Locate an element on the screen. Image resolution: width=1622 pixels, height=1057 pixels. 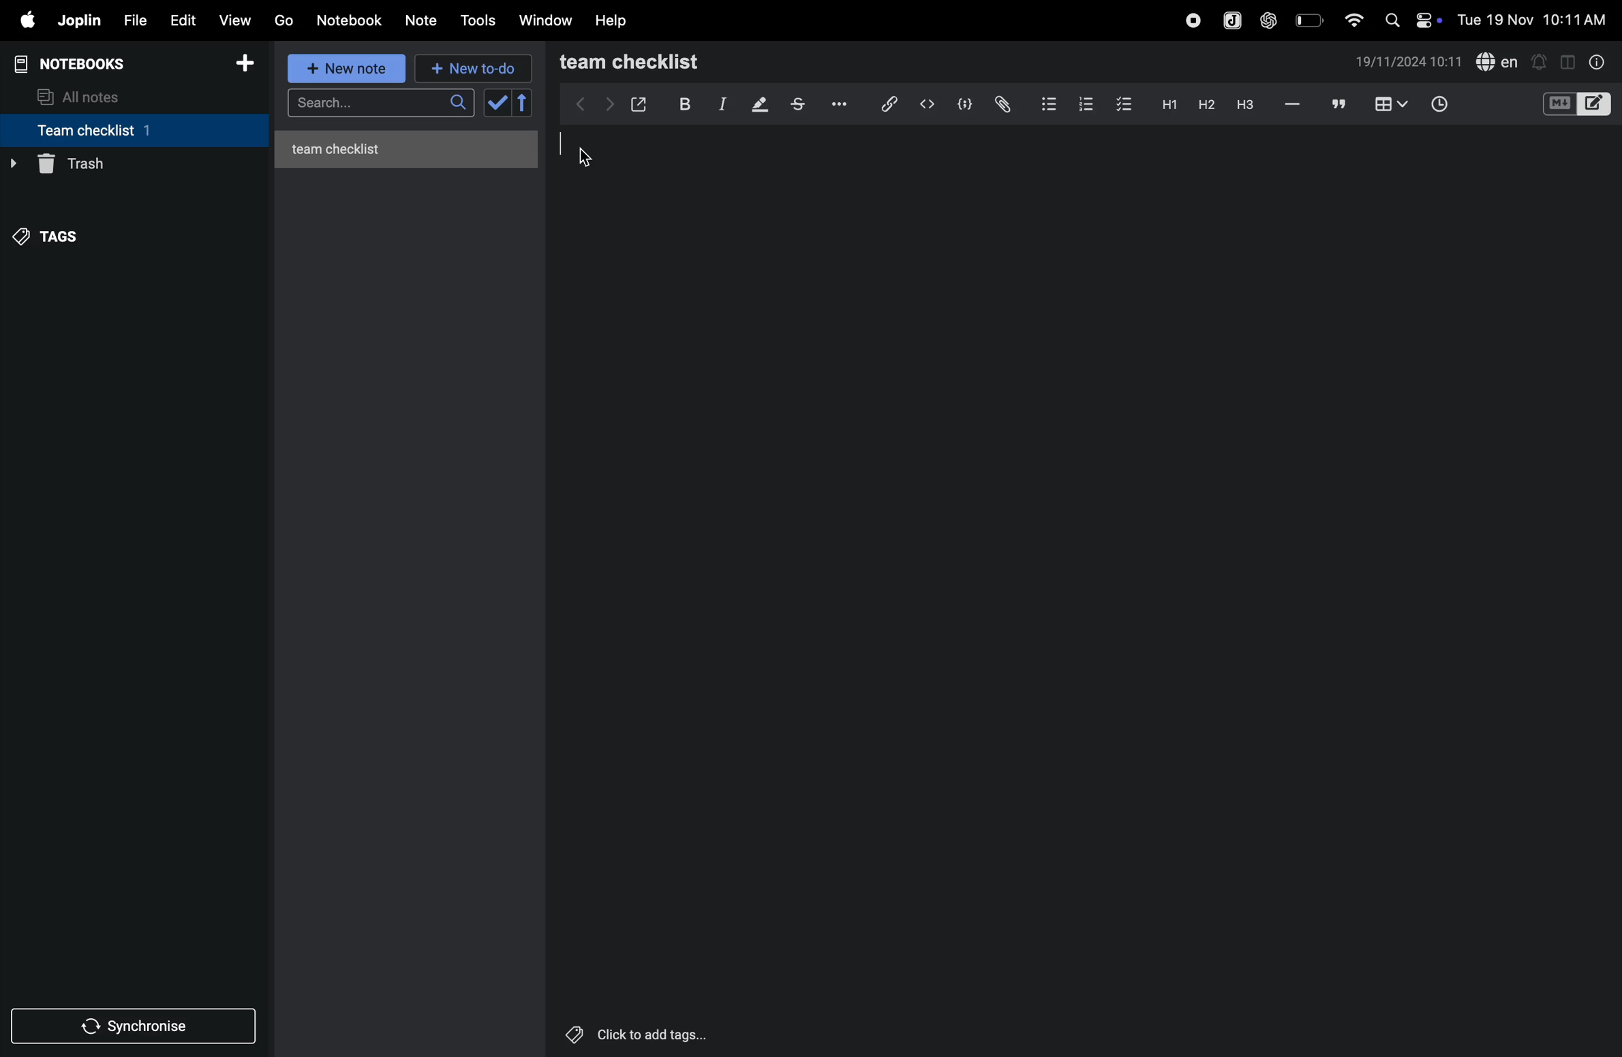
on/off is located at coordinates (1431, 20).